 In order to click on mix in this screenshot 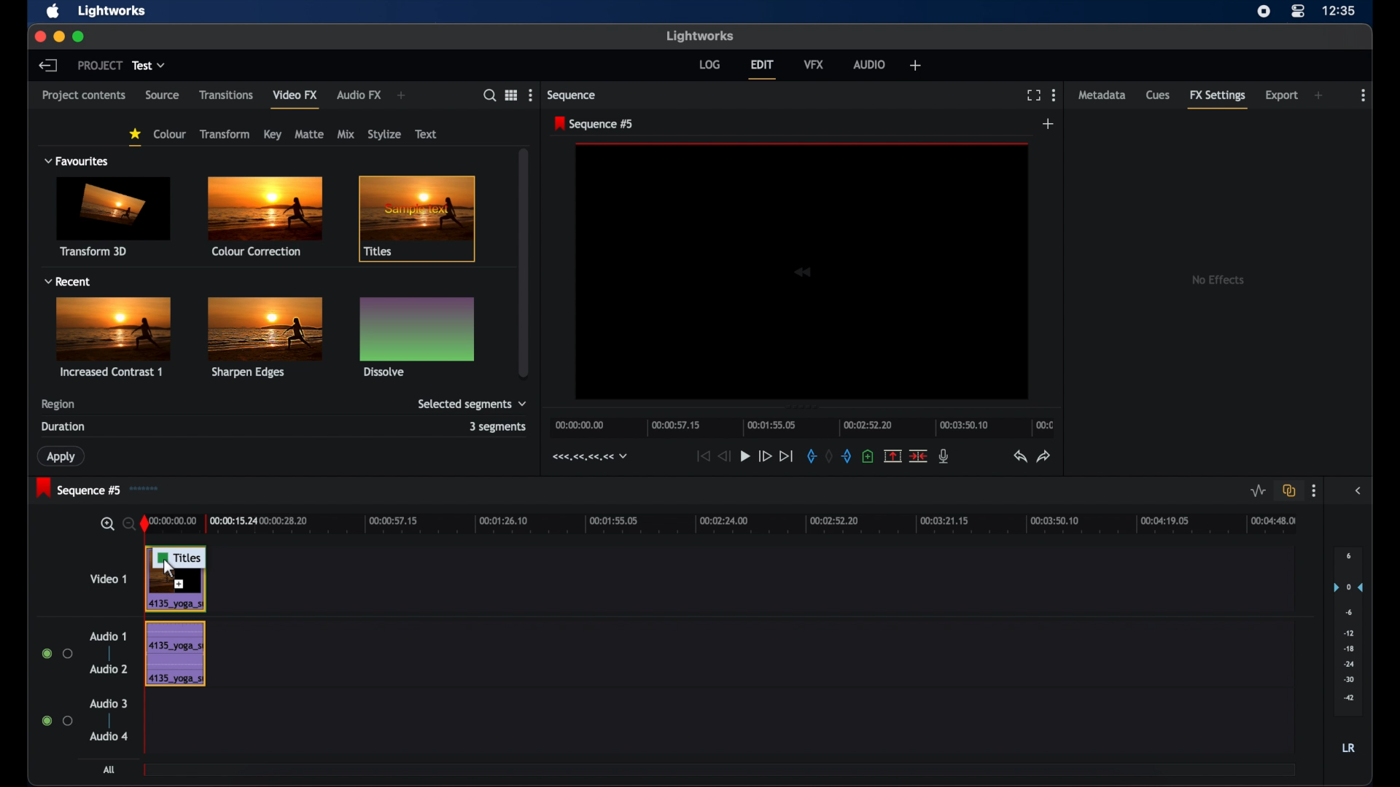, I will do `click(346, 134)`.